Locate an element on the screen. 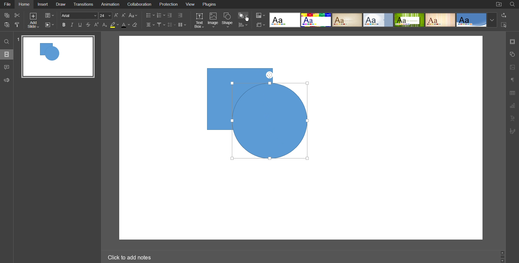  Click to add notes is located at coordinates (129, 257).